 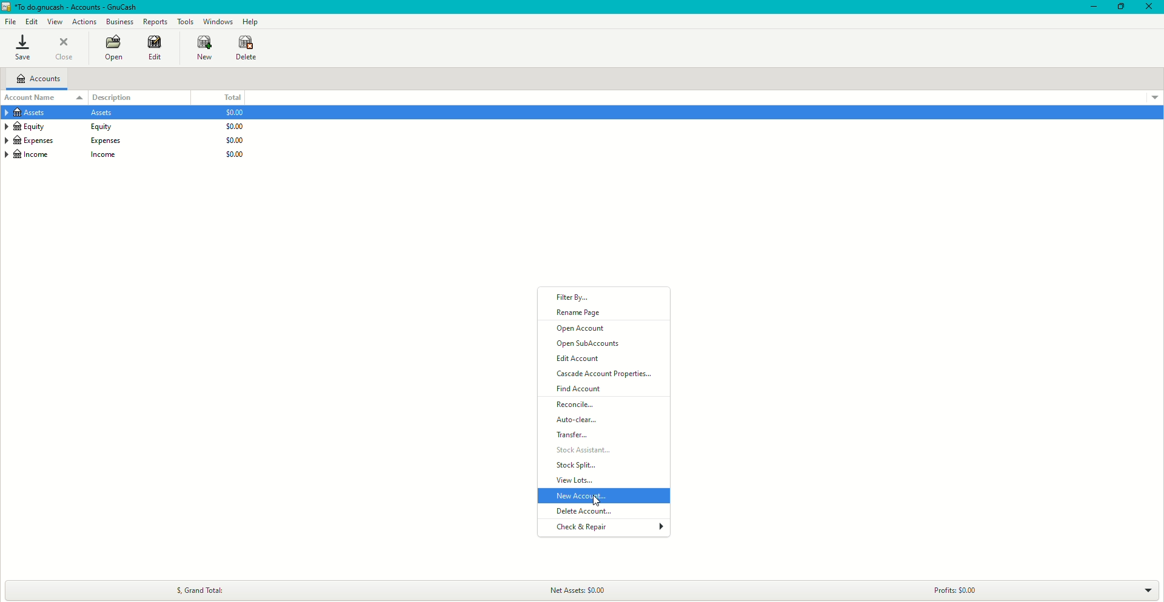 What do you see at coordinates (582, 511) in the screenshot?
I see `Delete Account` at bounding box center [582, 511].